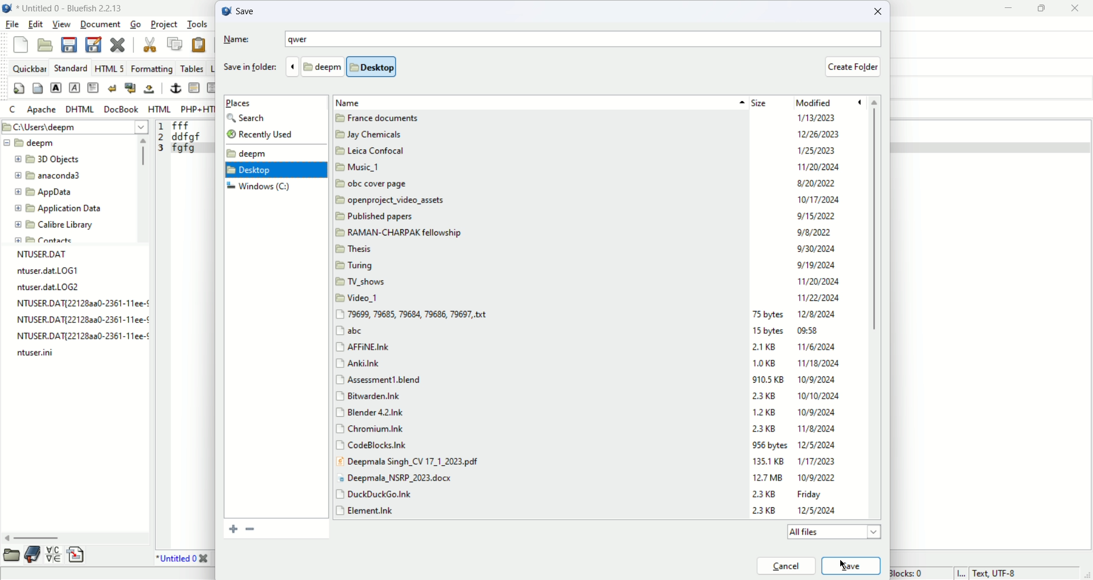 Image resolution: width=1093 pixels, height=580 pixels. Describe the element at coordinates (130, 88) in the screenshot. I see `break and clear` at that location.